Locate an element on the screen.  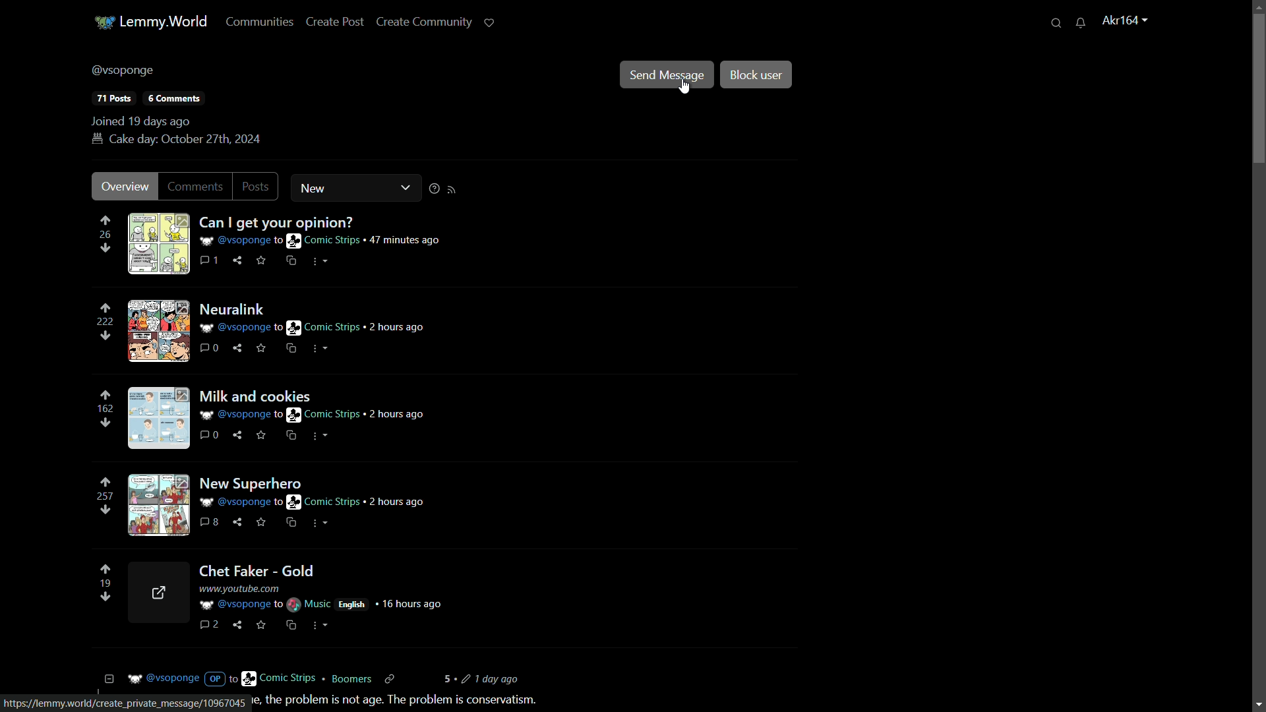
sorting help is located at coordinates (433, 189).